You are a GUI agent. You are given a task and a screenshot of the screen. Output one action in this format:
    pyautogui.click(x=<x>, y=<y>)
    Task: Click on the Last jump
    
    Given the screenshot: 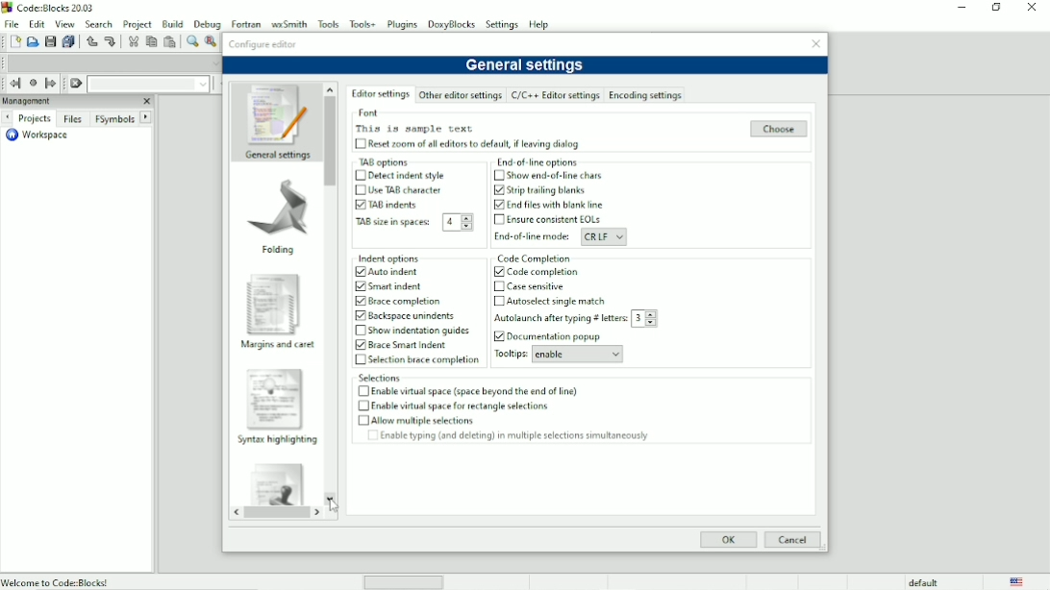 What is the action you would take?
    pyautogui.click(x=32, y=83)
    